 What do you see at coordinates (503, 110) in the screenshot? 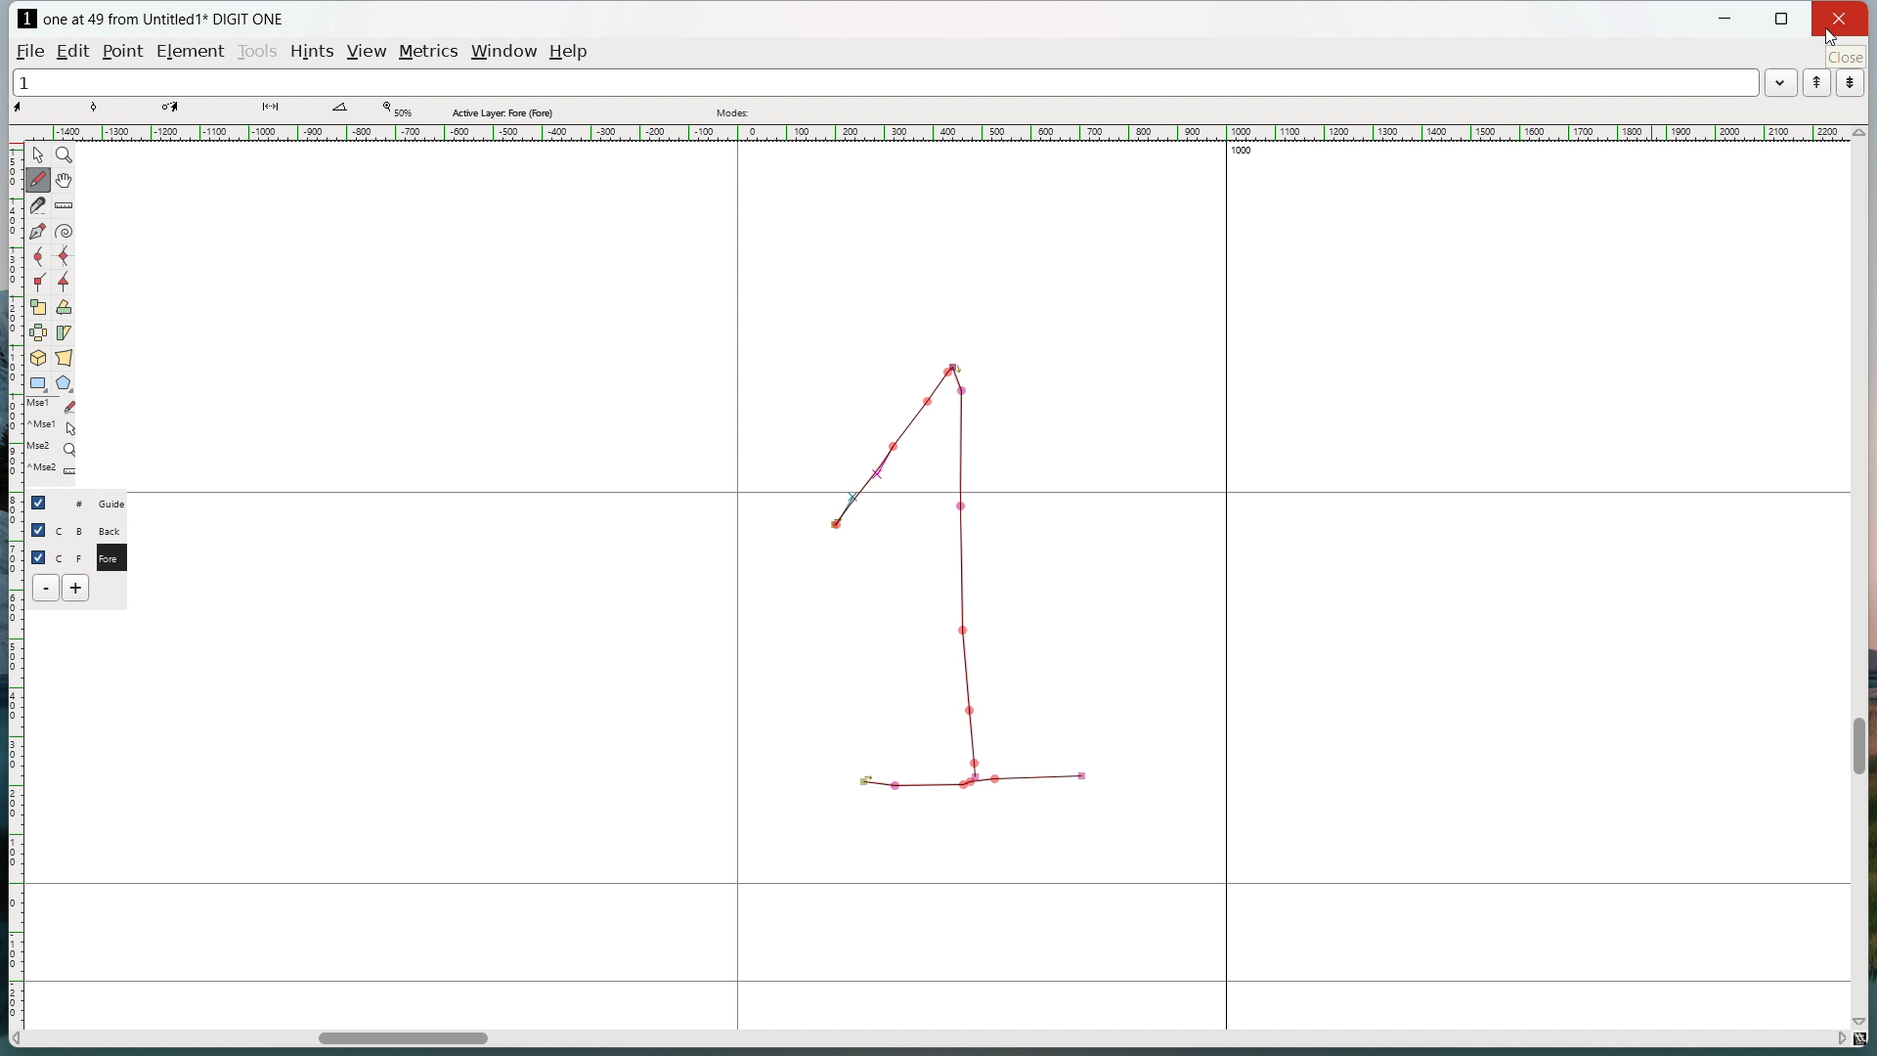
I see `Active layer fore` at bounding box center [503, 110].